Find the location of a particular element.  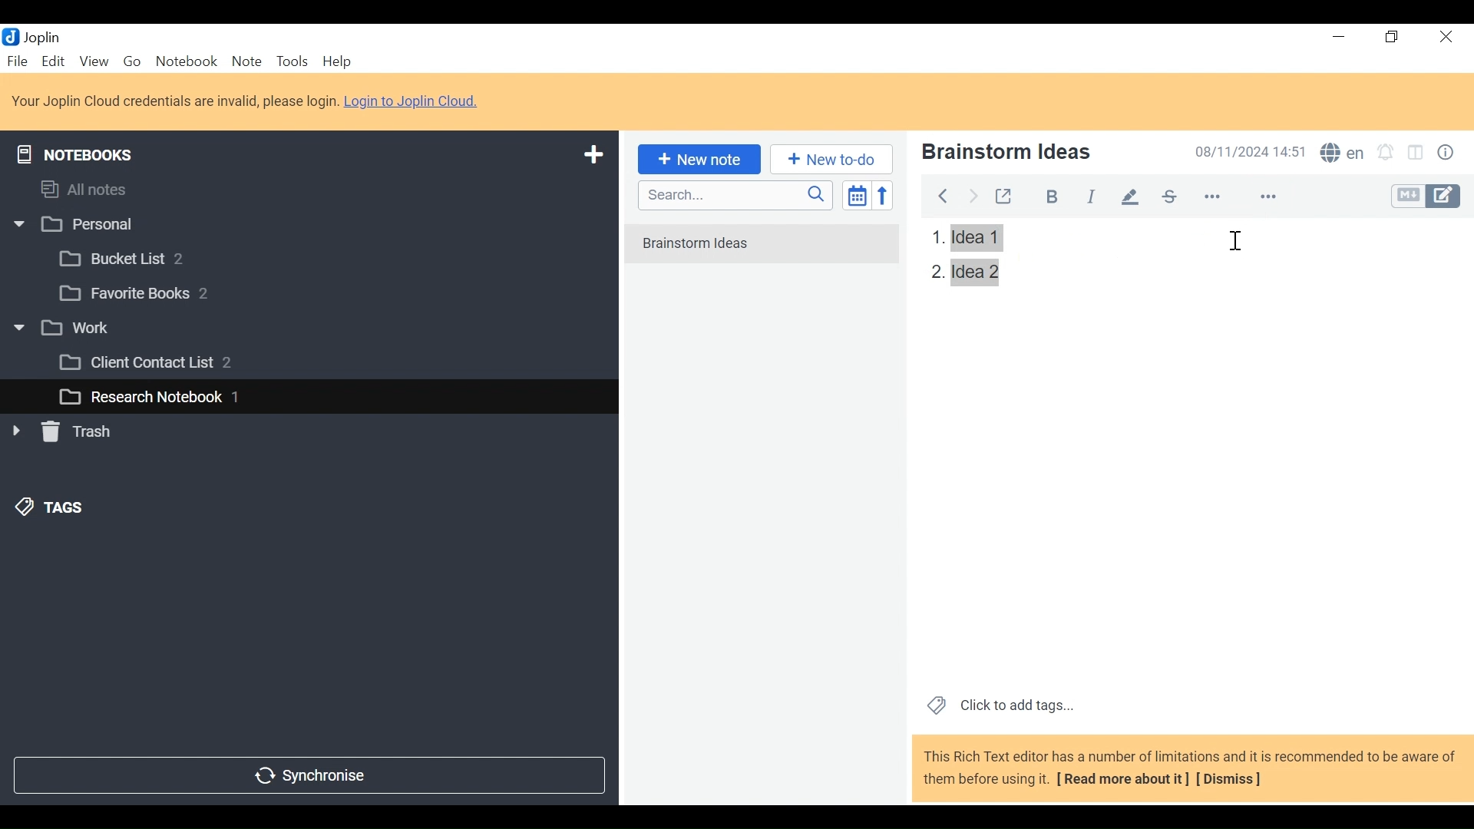

Edit is located at coordinates (55, 61).